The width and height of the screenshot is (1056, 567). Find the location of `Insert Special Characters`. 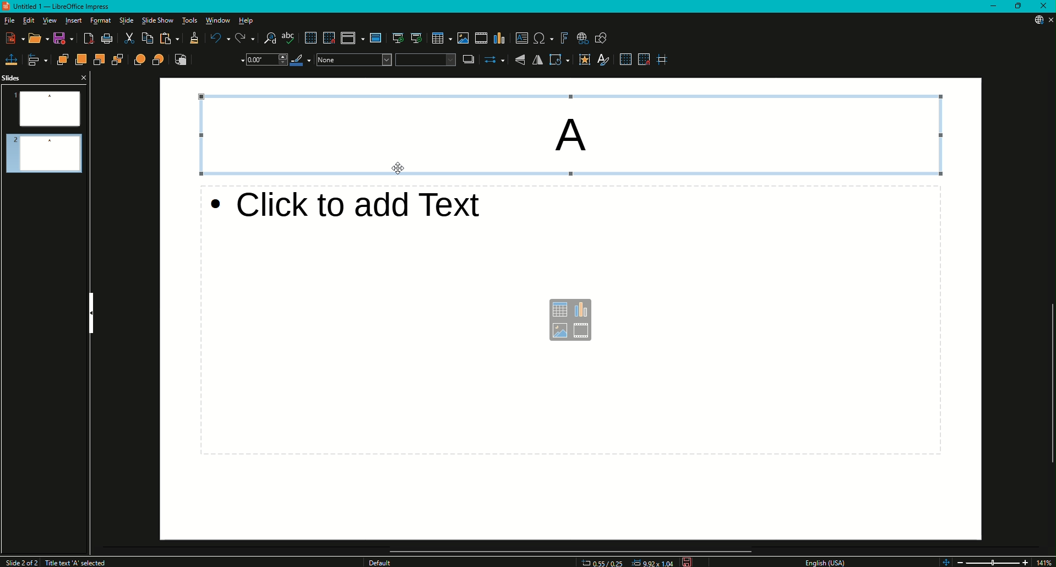

Insert Special Characters is located at coordinates (541, 37).